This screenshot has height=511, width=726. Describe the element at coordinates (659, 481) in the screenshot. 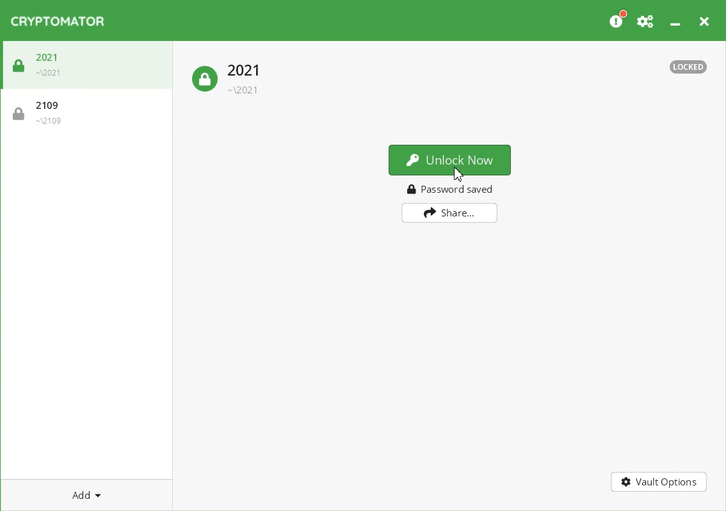

I see `Vault Options` at that location.